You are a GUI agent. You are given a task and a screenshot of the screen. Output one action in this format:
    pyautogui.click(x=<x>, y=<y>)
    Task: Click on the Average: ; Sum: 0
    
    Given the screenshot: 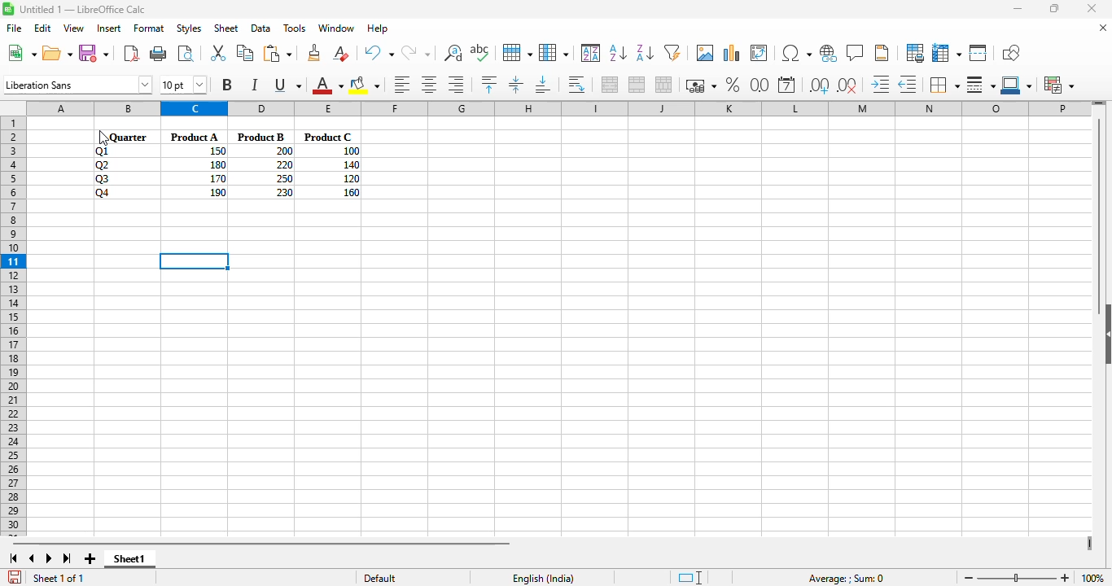 What is the action you would take?
    pyautogui.click(x=844, y=578)
    